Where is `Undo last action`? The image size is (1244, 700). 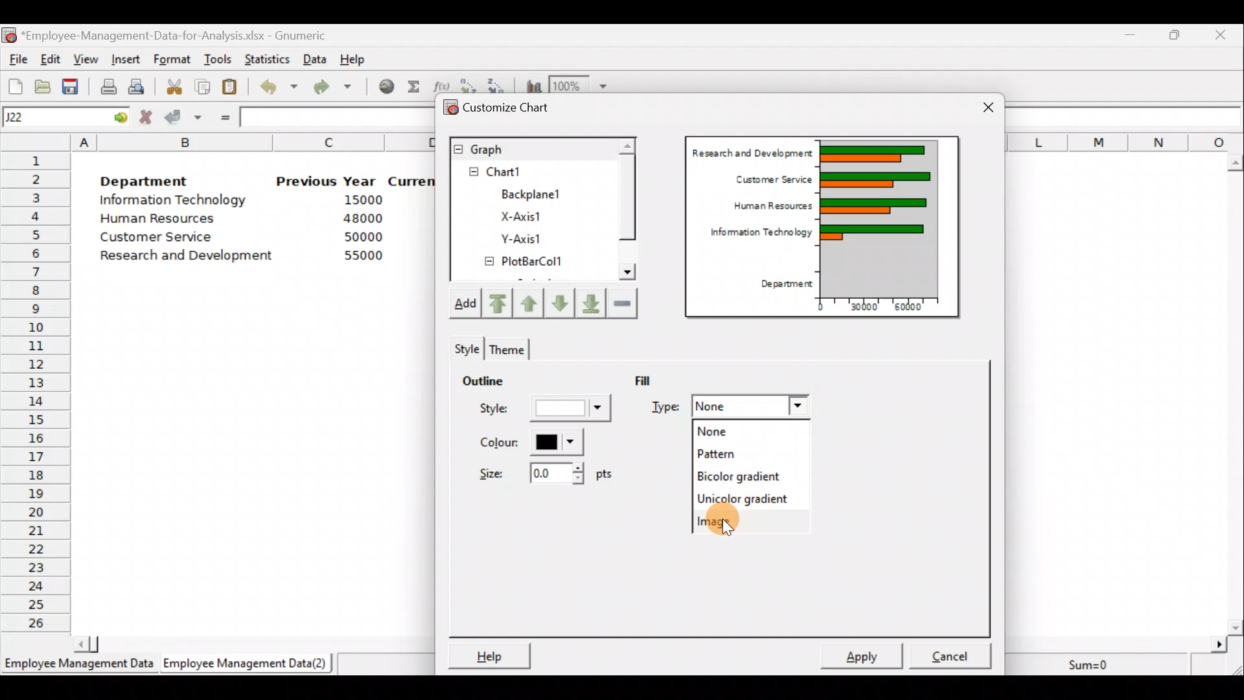
Undo last action is located at coordinates (280, 89).